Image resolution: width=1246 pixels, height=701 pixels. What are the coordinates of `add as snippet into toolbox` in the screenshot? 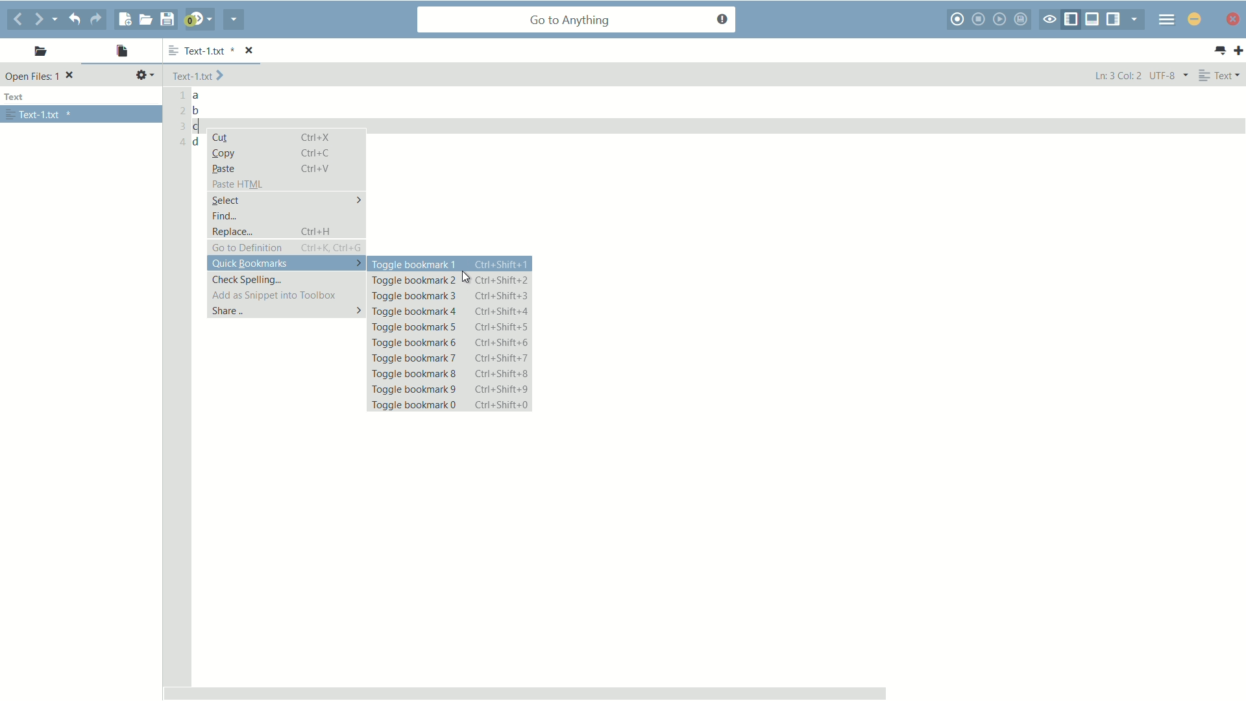 It's located at (271, 295).